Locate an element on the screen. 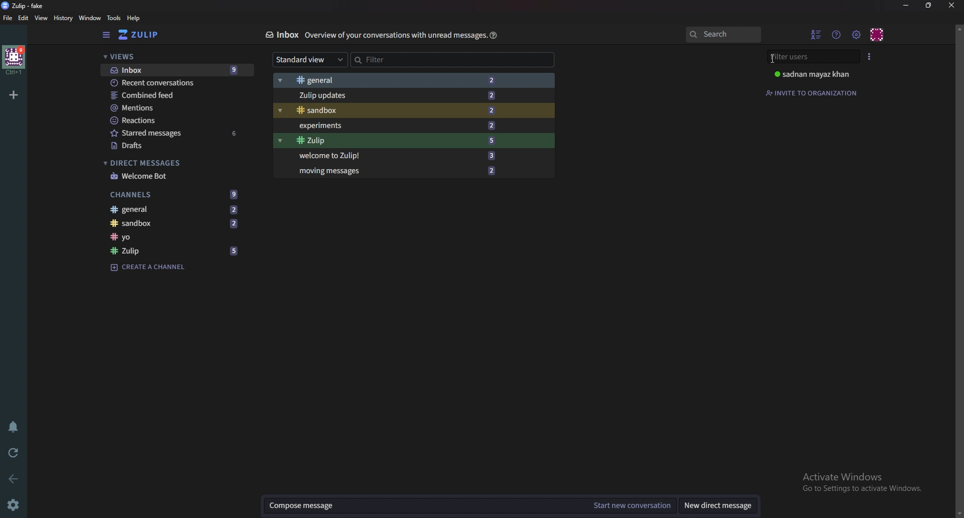  Zulip is located at coordinates (395, 141).